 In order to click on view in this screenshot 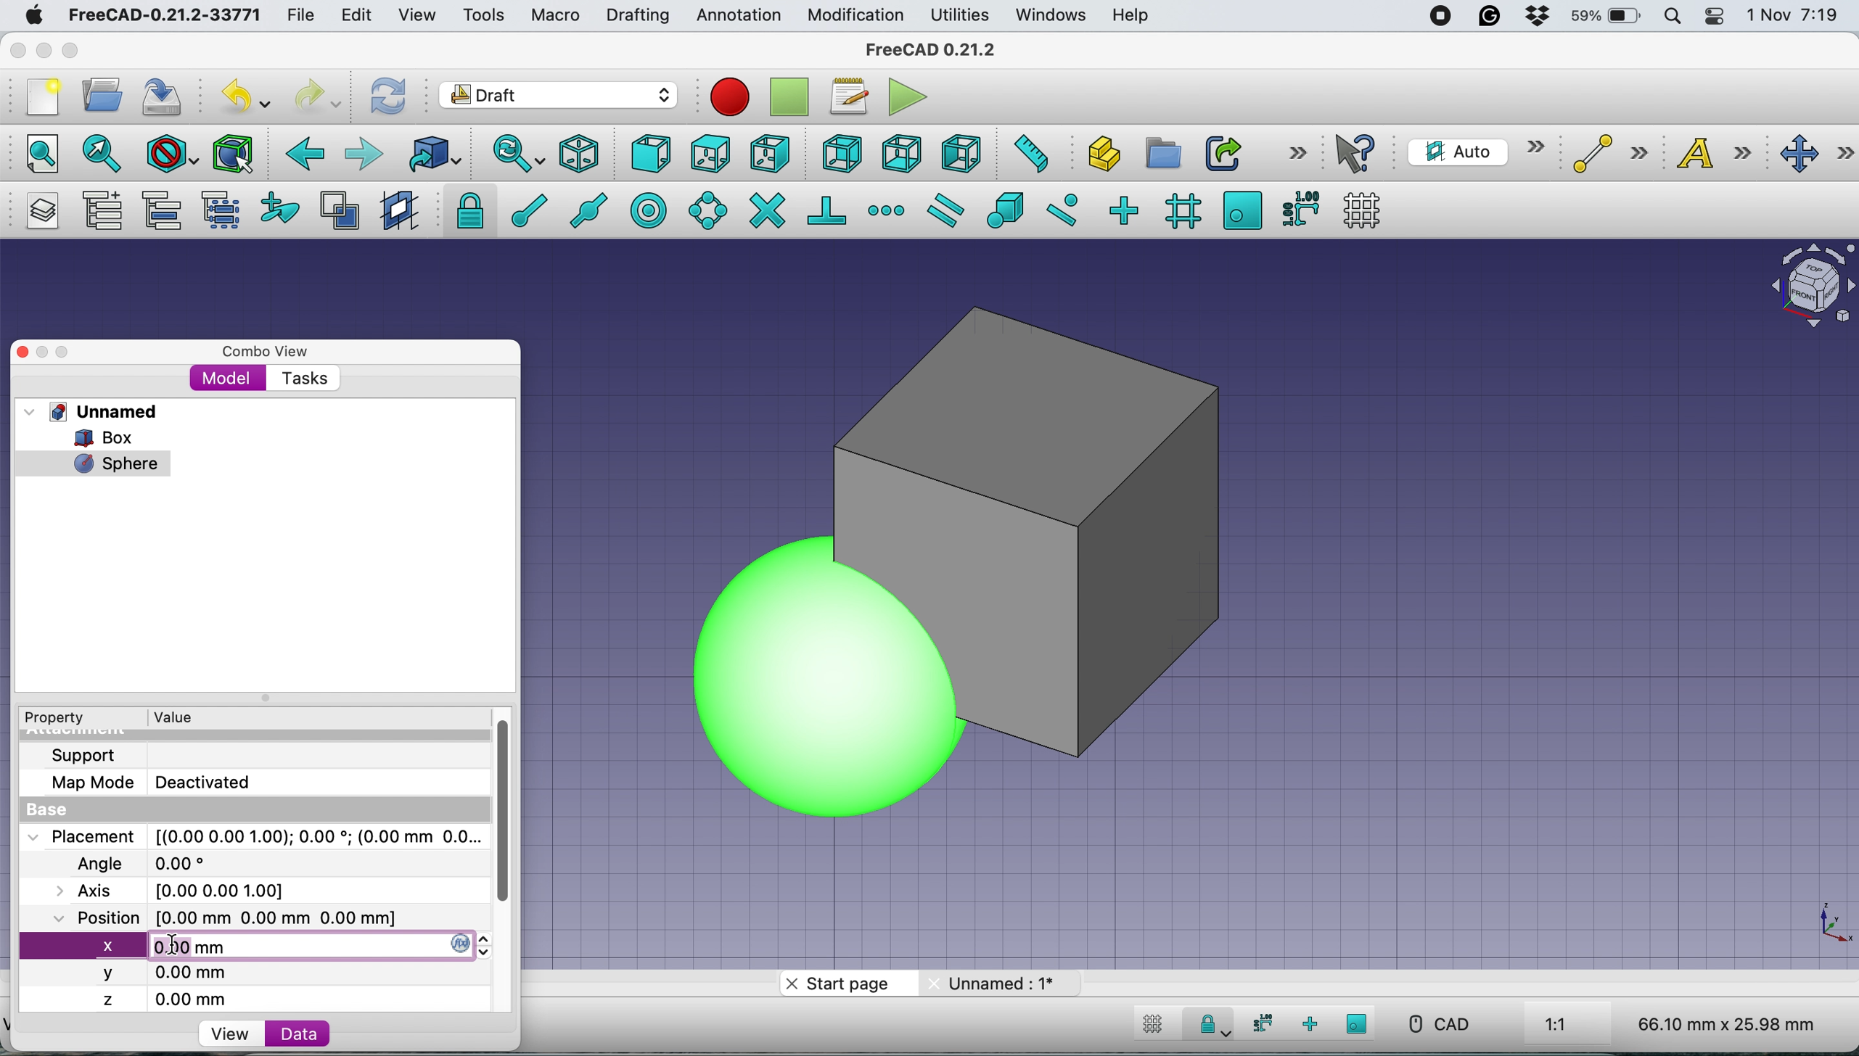, I will do `click(229, 1034)`.